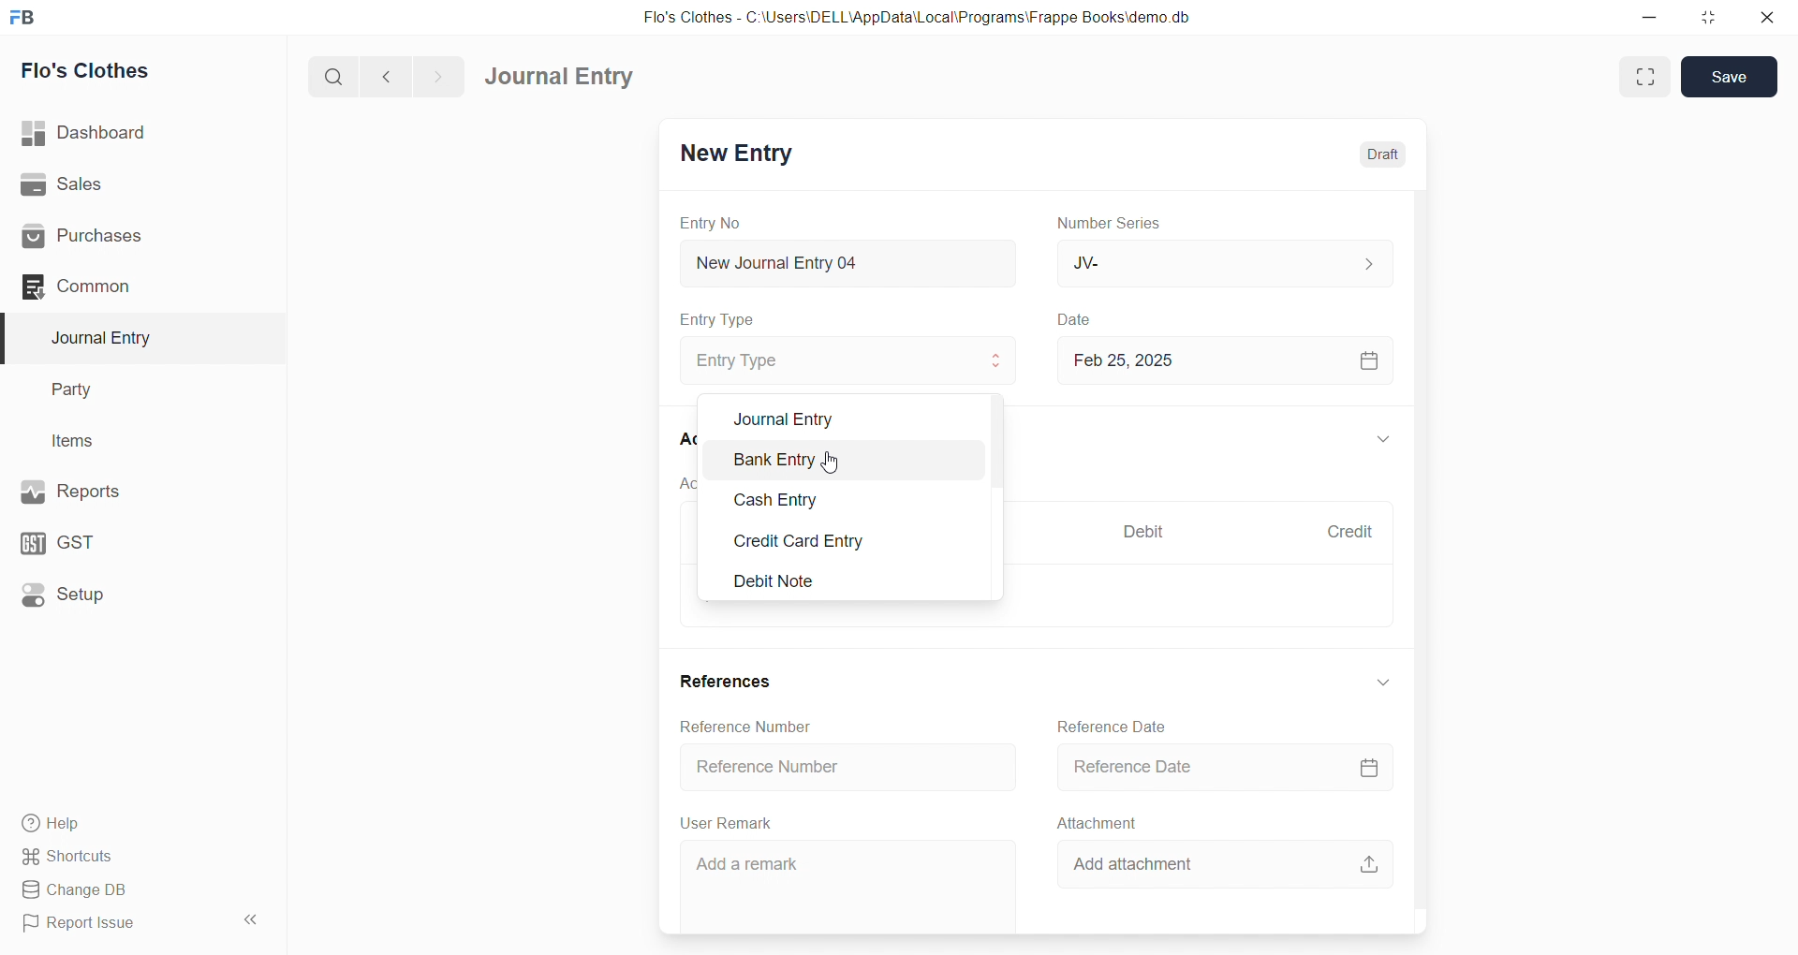  What do you see at coordinates (131, 490) in the screenshot?
I see `Reports` at bounding box center [131, 490].